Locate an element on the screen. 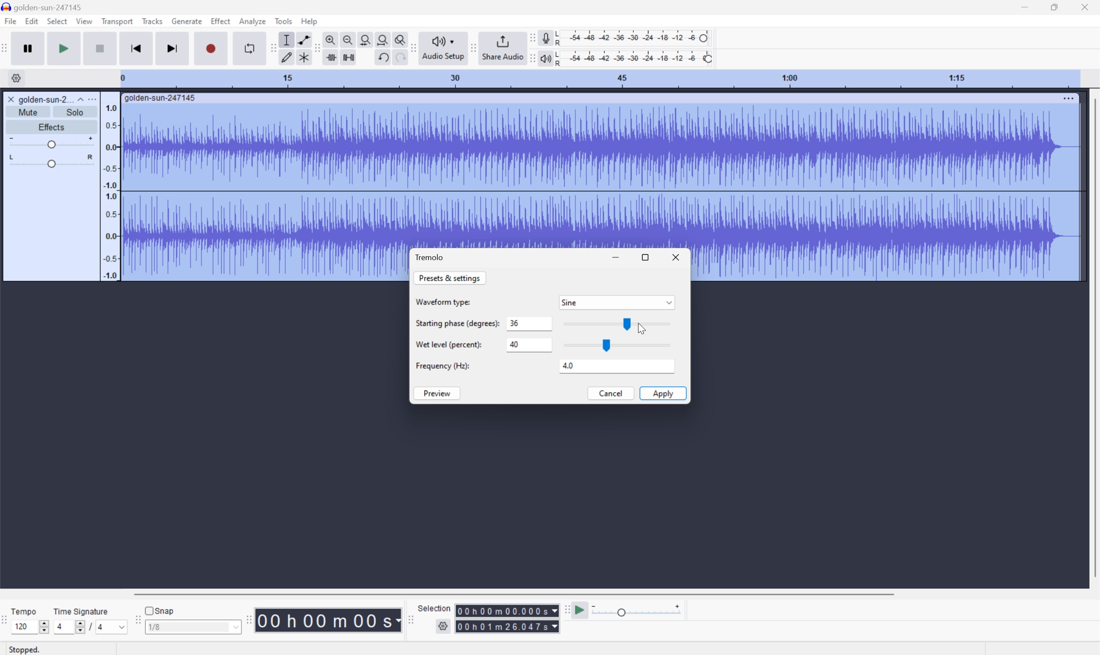  Audacity recording meter toolbar is located at coordinates (531, 38).